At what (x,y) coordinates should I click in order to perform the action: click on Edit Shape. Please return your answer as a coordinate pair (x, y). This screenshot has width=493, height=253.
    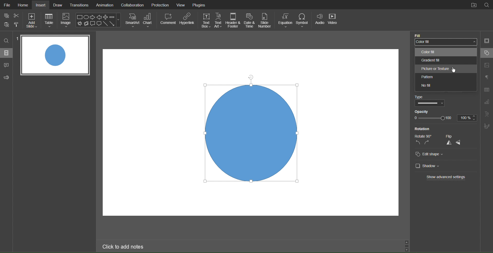
    Looking at the image, I should click on (429, 155).